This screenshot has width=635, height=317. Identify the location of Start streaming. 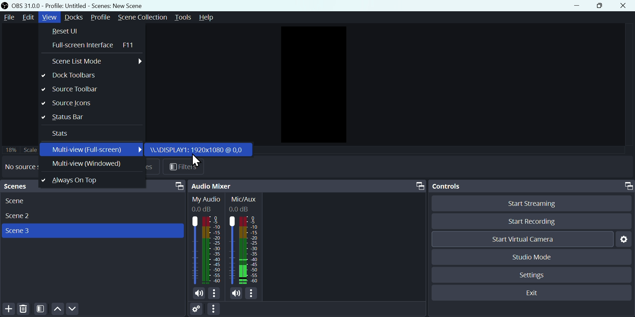
(531, 204).